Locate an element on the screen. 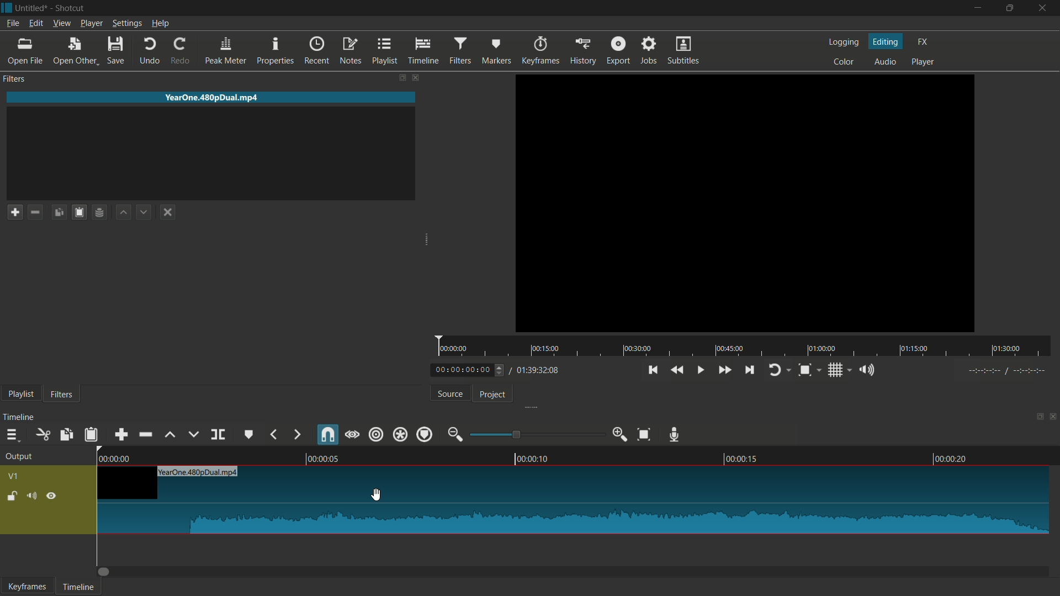  history is located at coordinates (583, 51).